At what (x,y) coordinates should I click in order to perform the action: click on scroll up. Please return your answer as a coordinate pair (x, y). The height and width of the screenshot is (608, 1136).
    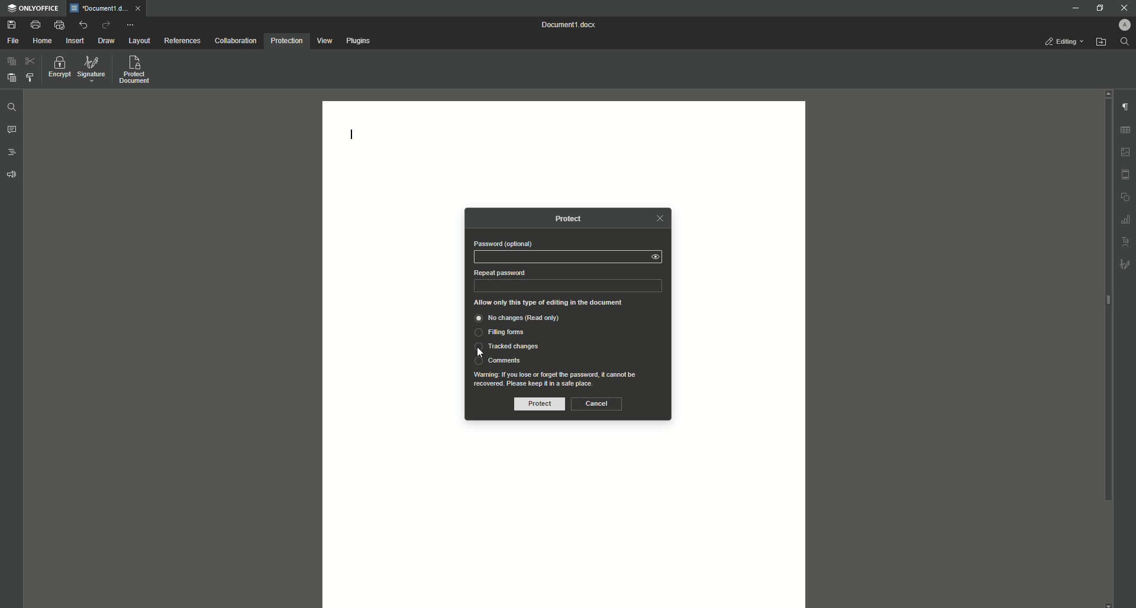
    Looking at the image, I should click on (1108, 93).